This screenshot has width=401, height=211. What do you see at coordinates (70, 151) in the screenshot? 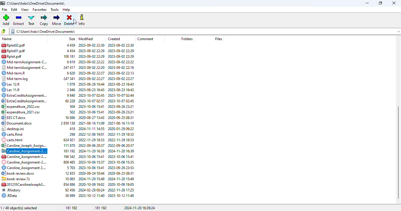
I see `181192` at bounding box center [70, 151].